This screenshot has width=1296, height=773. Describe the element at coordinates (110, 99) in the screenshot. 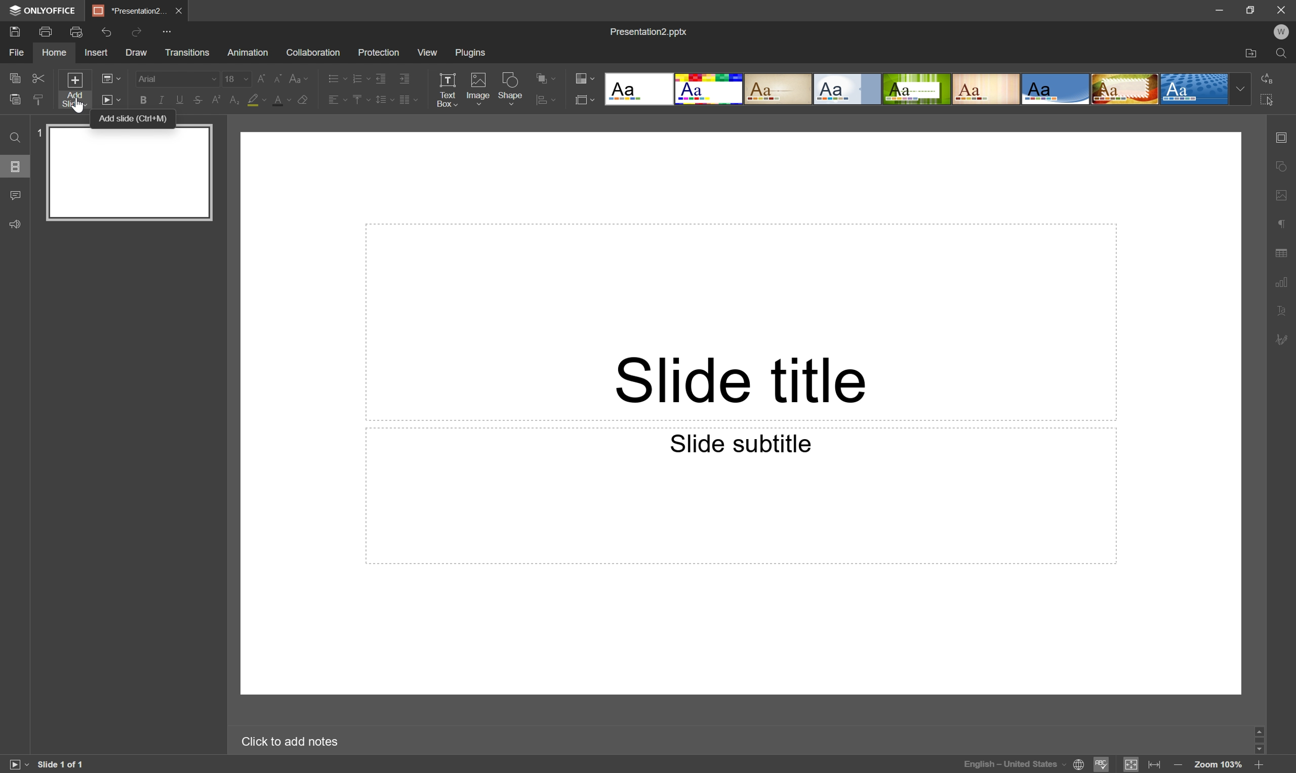

I see `Start slideshow` at that location.